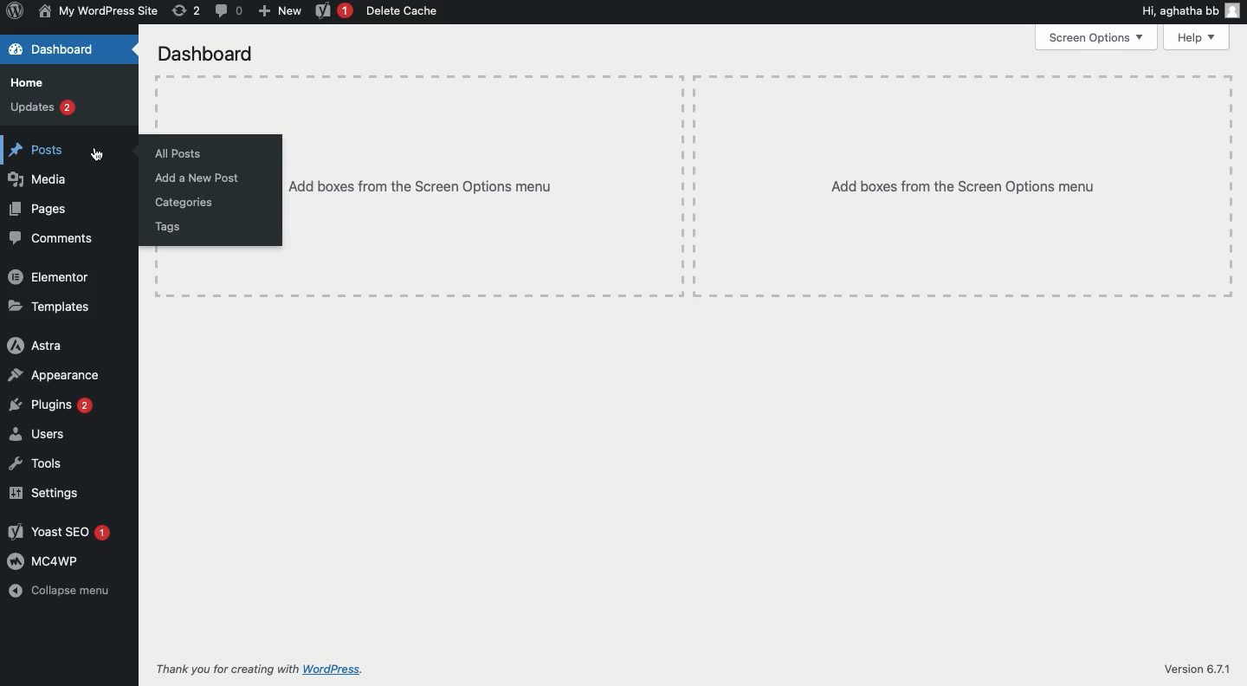  What do you see at coordinates (35, 435) in the screenshot?
I see `Users` at bounding box center [35, 435].